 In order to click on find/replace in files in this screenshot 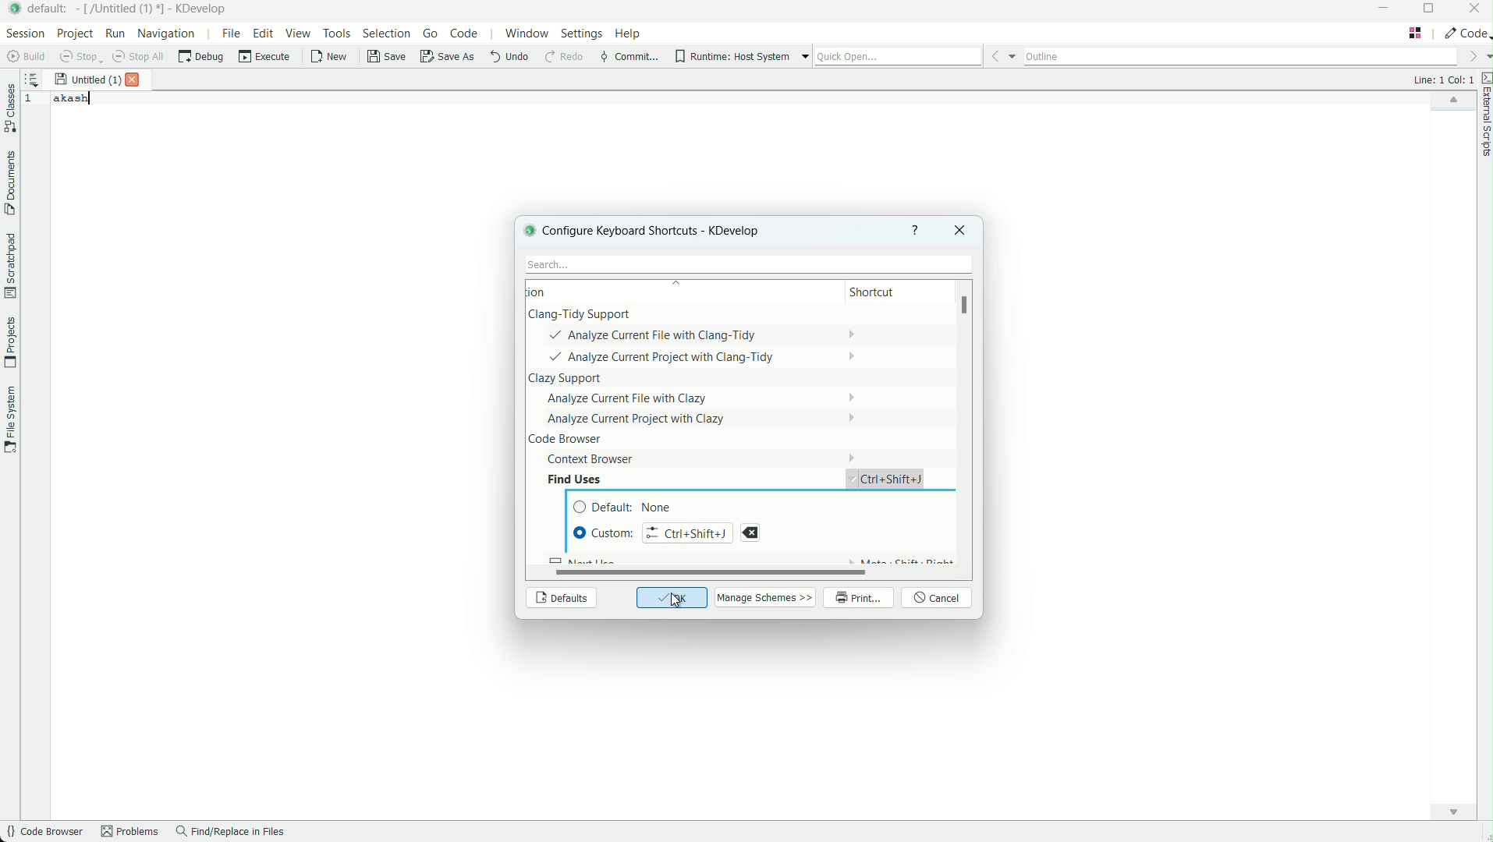, I will do `click(231, 833)`.